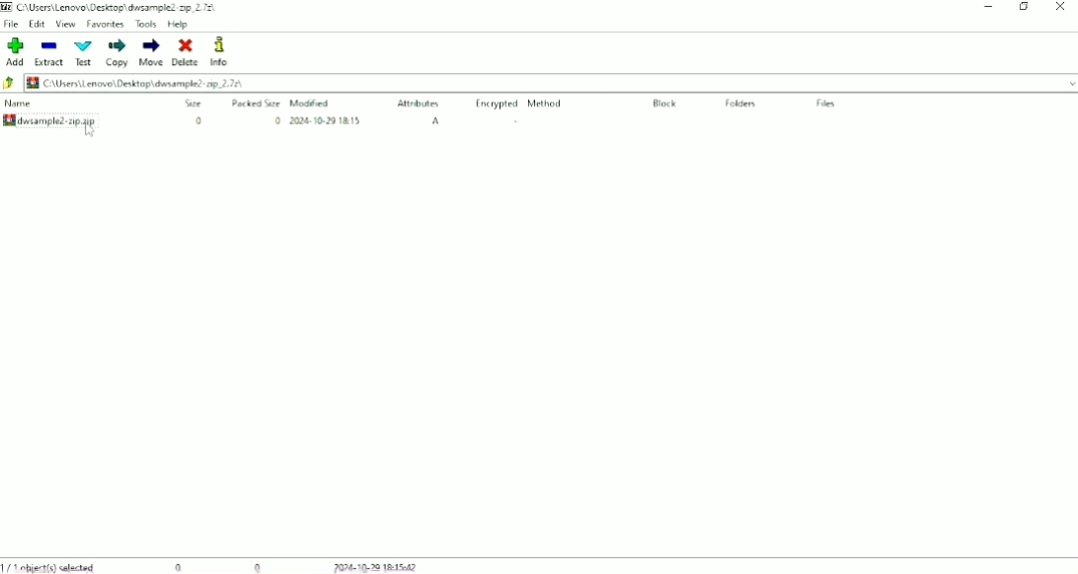  Describe the element at coordinates (826, 104) in the screenshot. I see `Files` at that location.